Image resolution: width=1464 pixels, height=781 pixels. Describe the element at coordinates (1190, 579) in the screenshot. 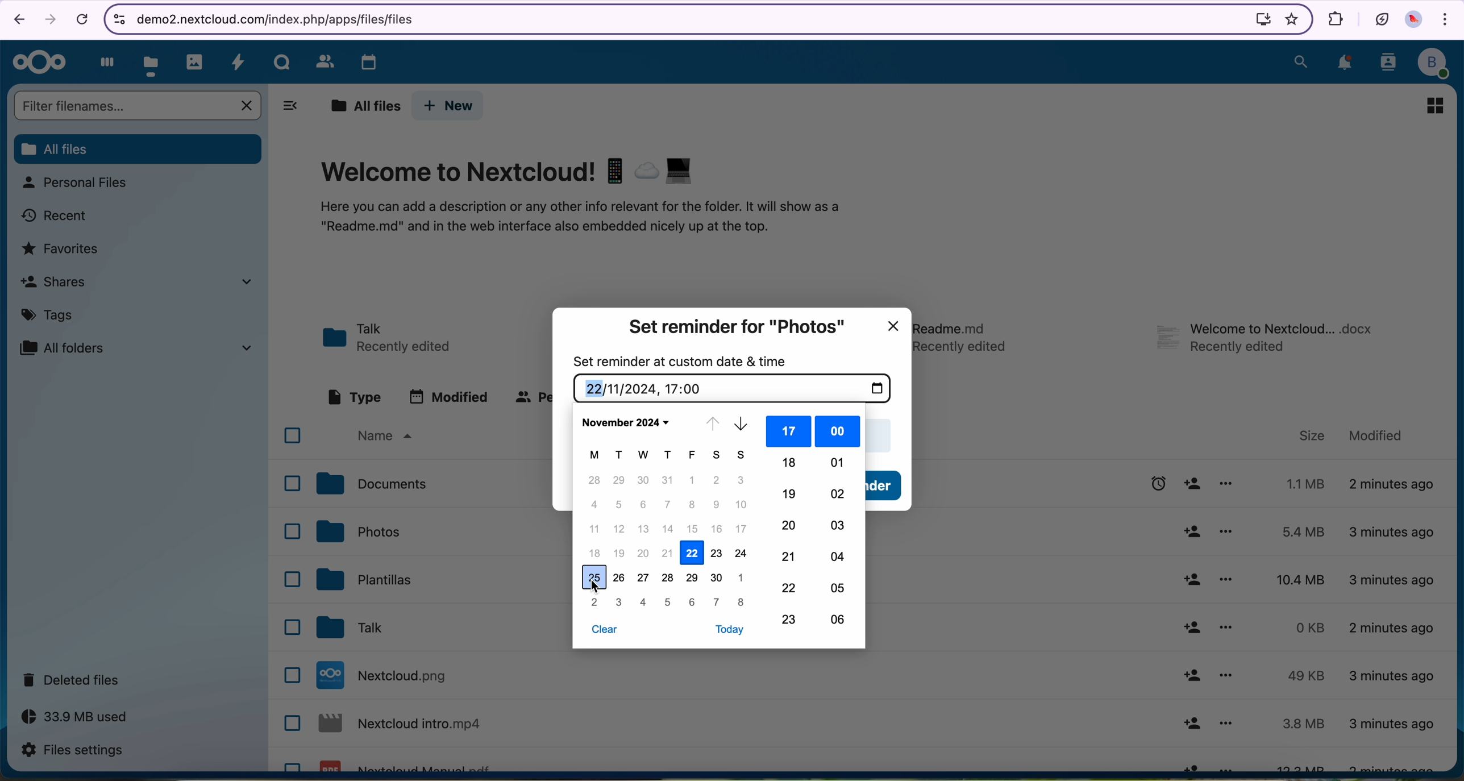

I see `share` at that location.